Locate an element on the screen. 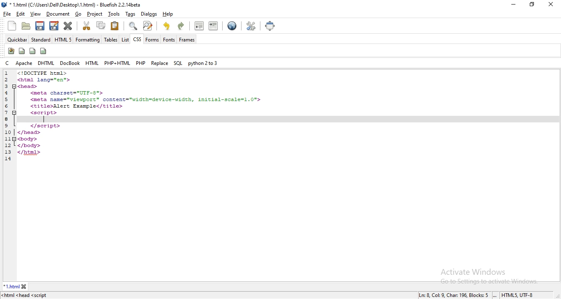  13 is located at coordinates (8, 152).